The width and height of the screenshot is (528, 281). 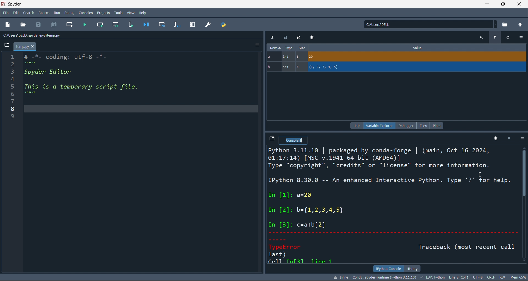 What do you see at coordinates (85, 26) in the screenshot?
I see `run file` at bounding box center [85, 26].